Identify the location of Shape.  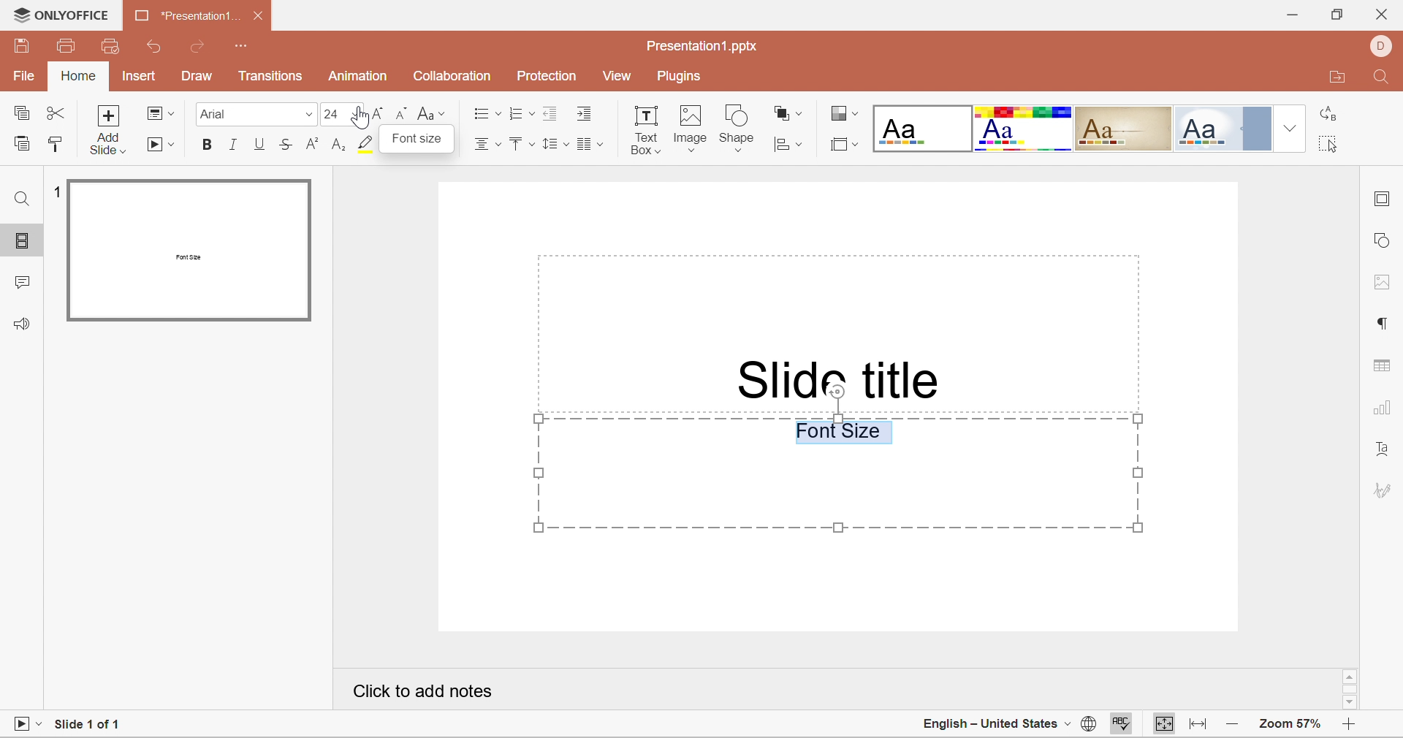
(740, 126).